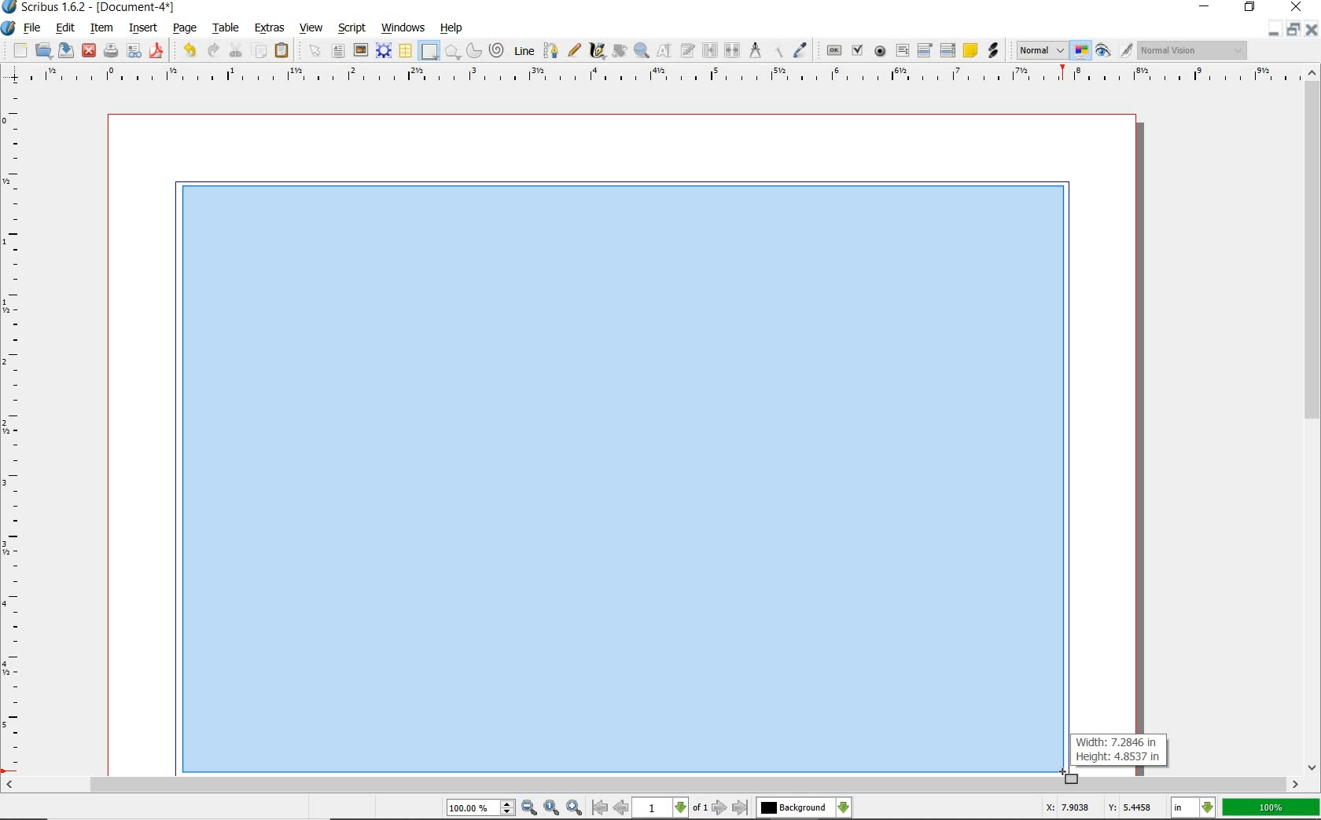 The image size is (1321, 820). Describe the element at coordinates (226, 28) in the screenshot. I see `table` at that location.